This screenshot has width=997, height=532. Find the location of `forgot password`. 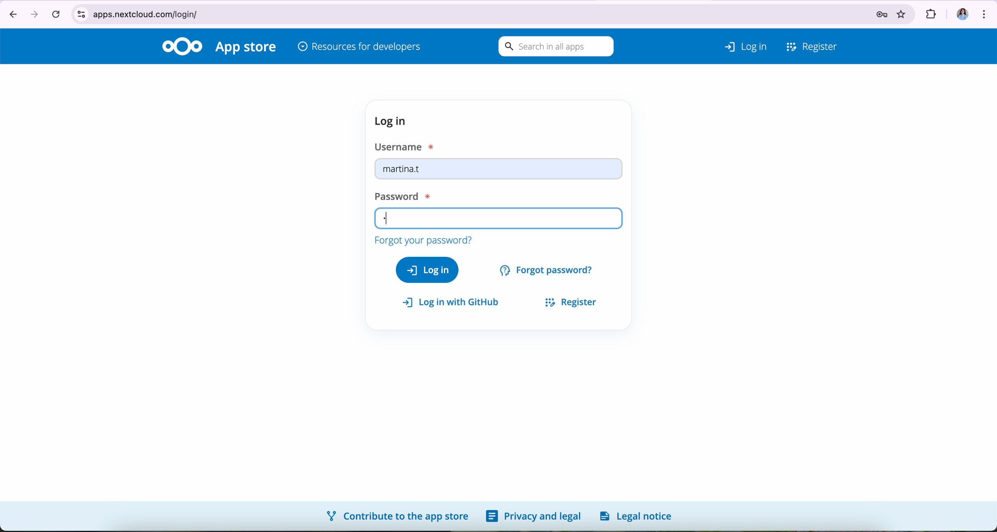

forgot password is located at coordinates (548, 269).